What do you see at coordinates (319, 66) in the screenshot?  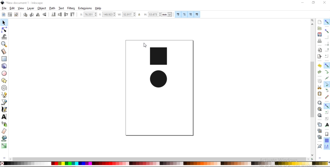 I see `undo` at bounding box center [319, 66].